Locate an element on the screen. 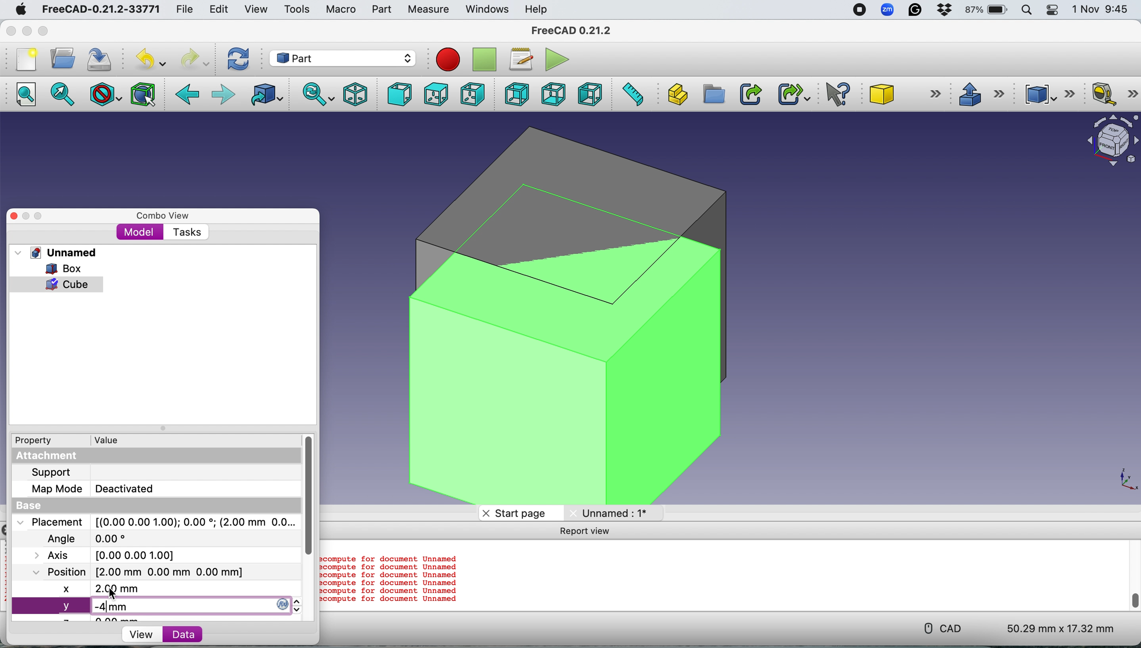 The width and height of the screenshot is (1141, 648). Unnamed: 1* is located at coordinates (618, 513).